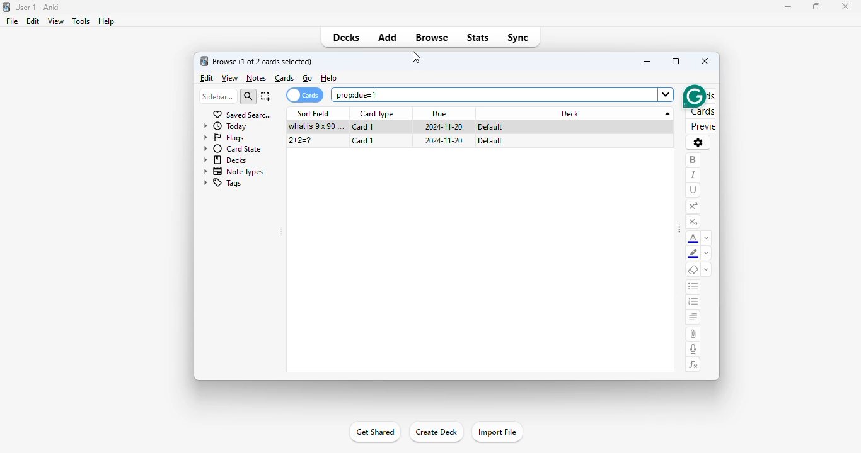  I want to click on tags, so click(222, 184).